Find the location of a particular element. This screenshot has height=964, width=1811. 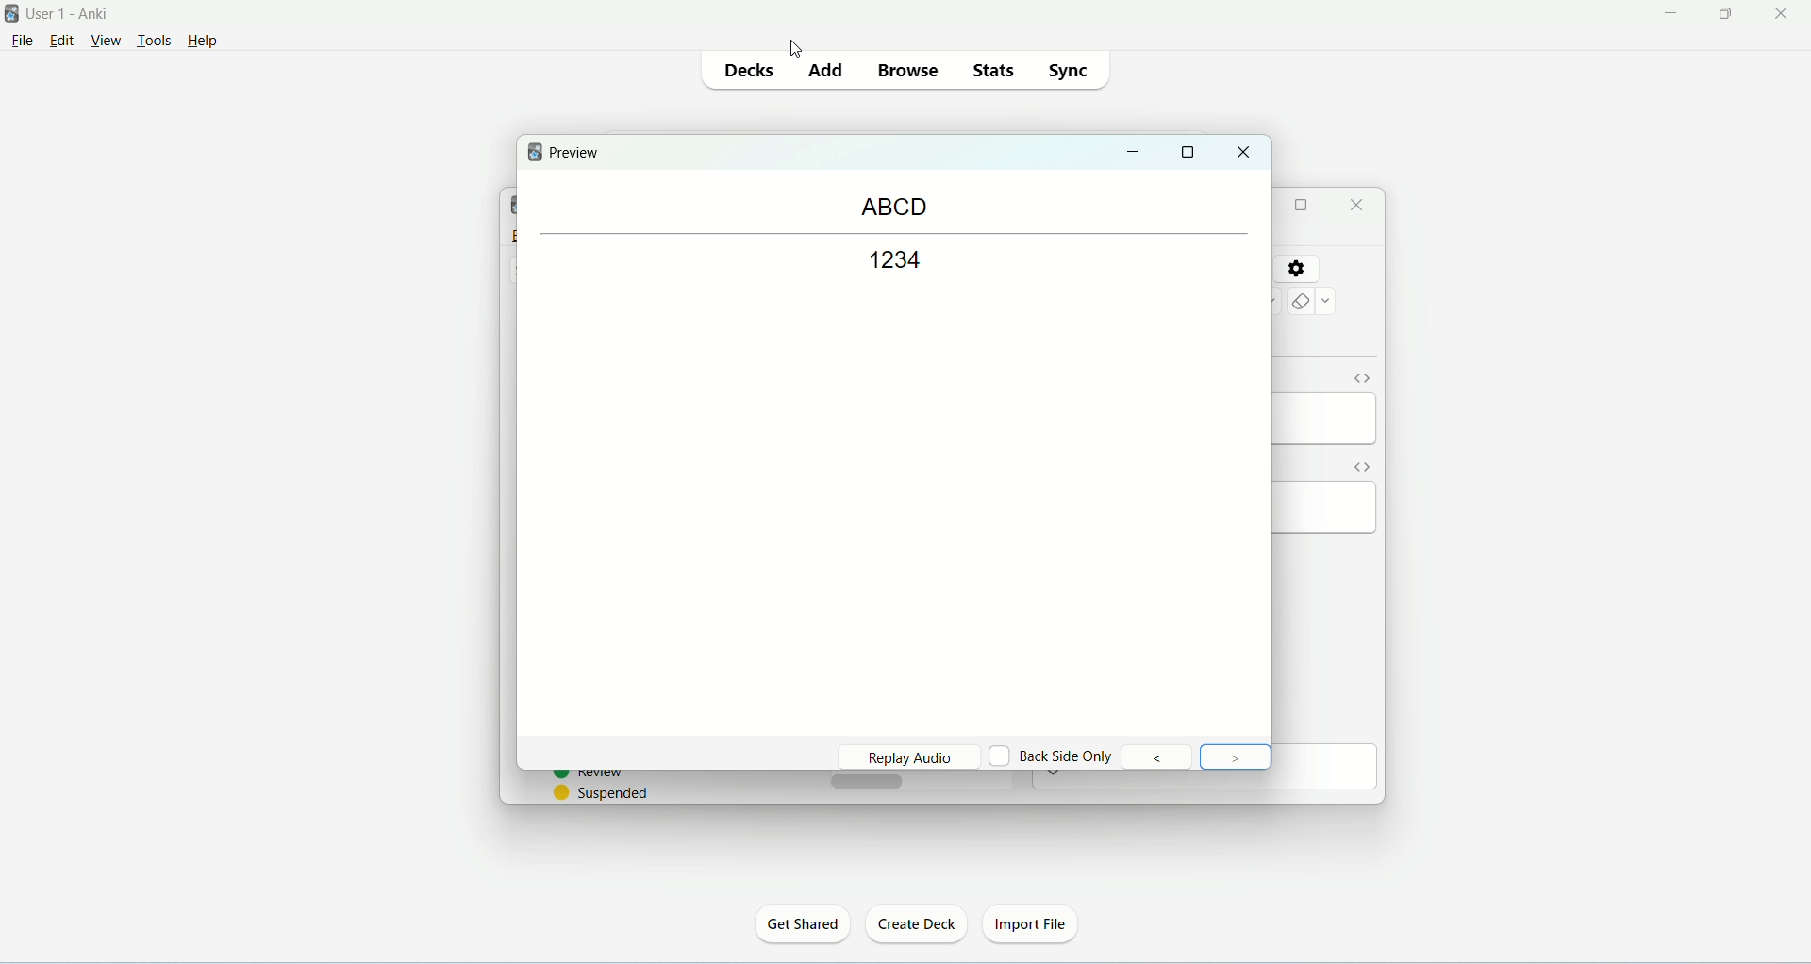

review is located at coordinates (590, 775).